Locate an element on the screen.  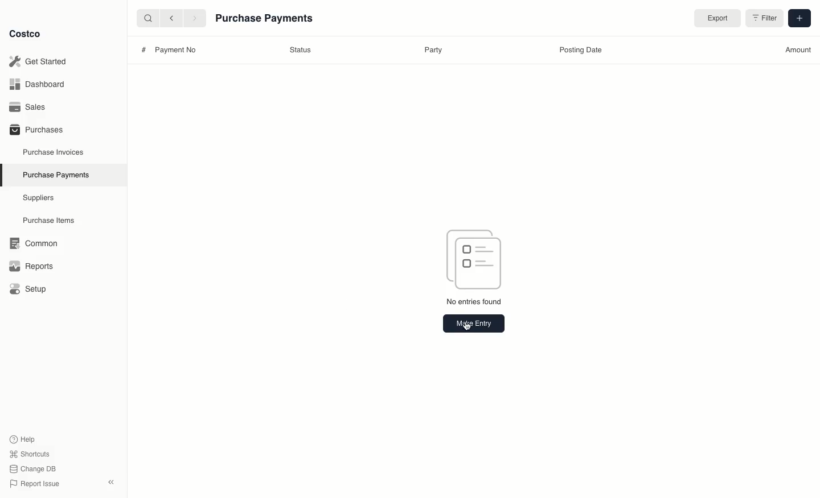
Report Issue is located at coordinates (35, 484).